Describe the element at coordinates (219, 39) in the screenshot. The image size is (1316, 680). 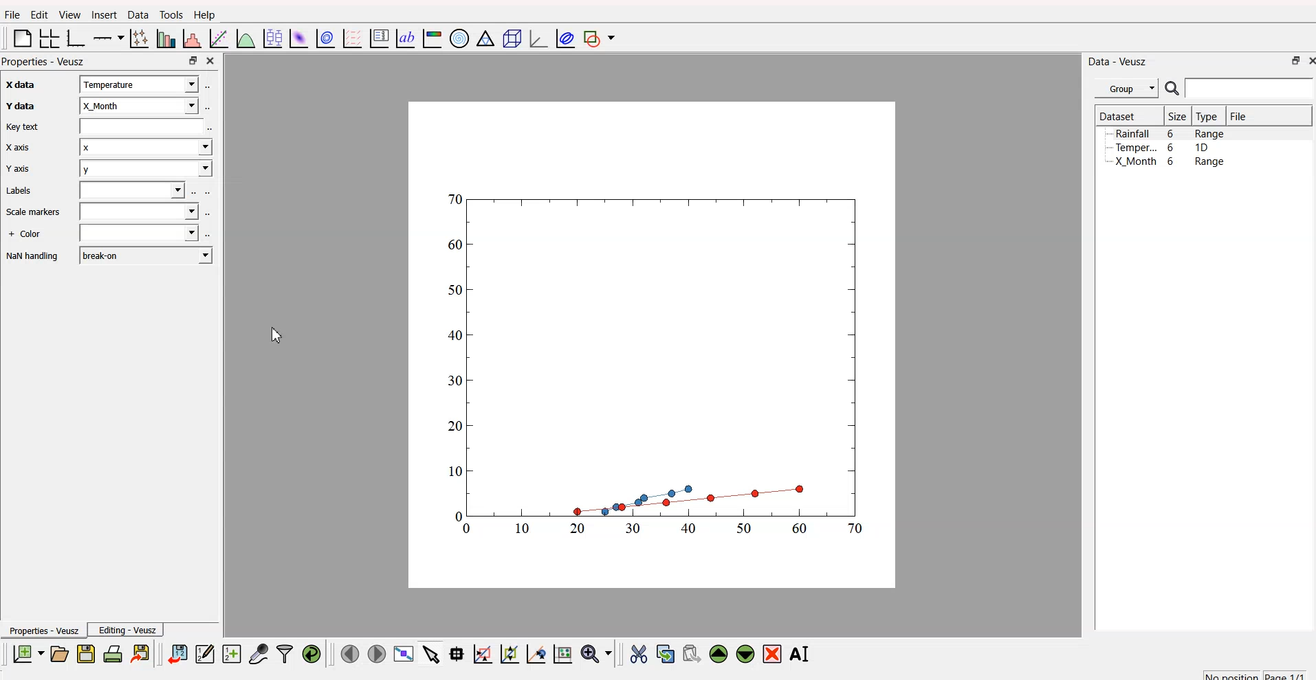
I see `fit function to data` at that location.